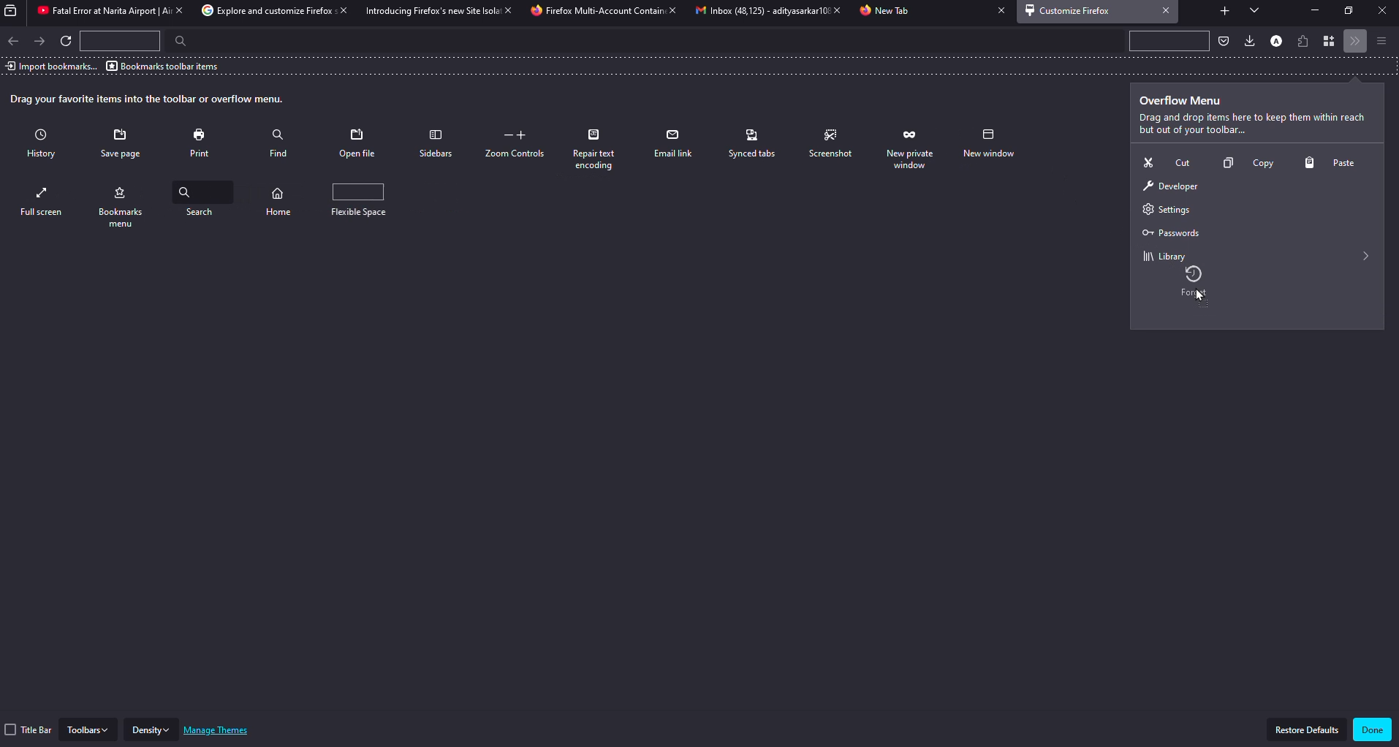 Image resolution: width=1399 pixels, height=747 pixels. I want to click on open file, so click(359, 143).